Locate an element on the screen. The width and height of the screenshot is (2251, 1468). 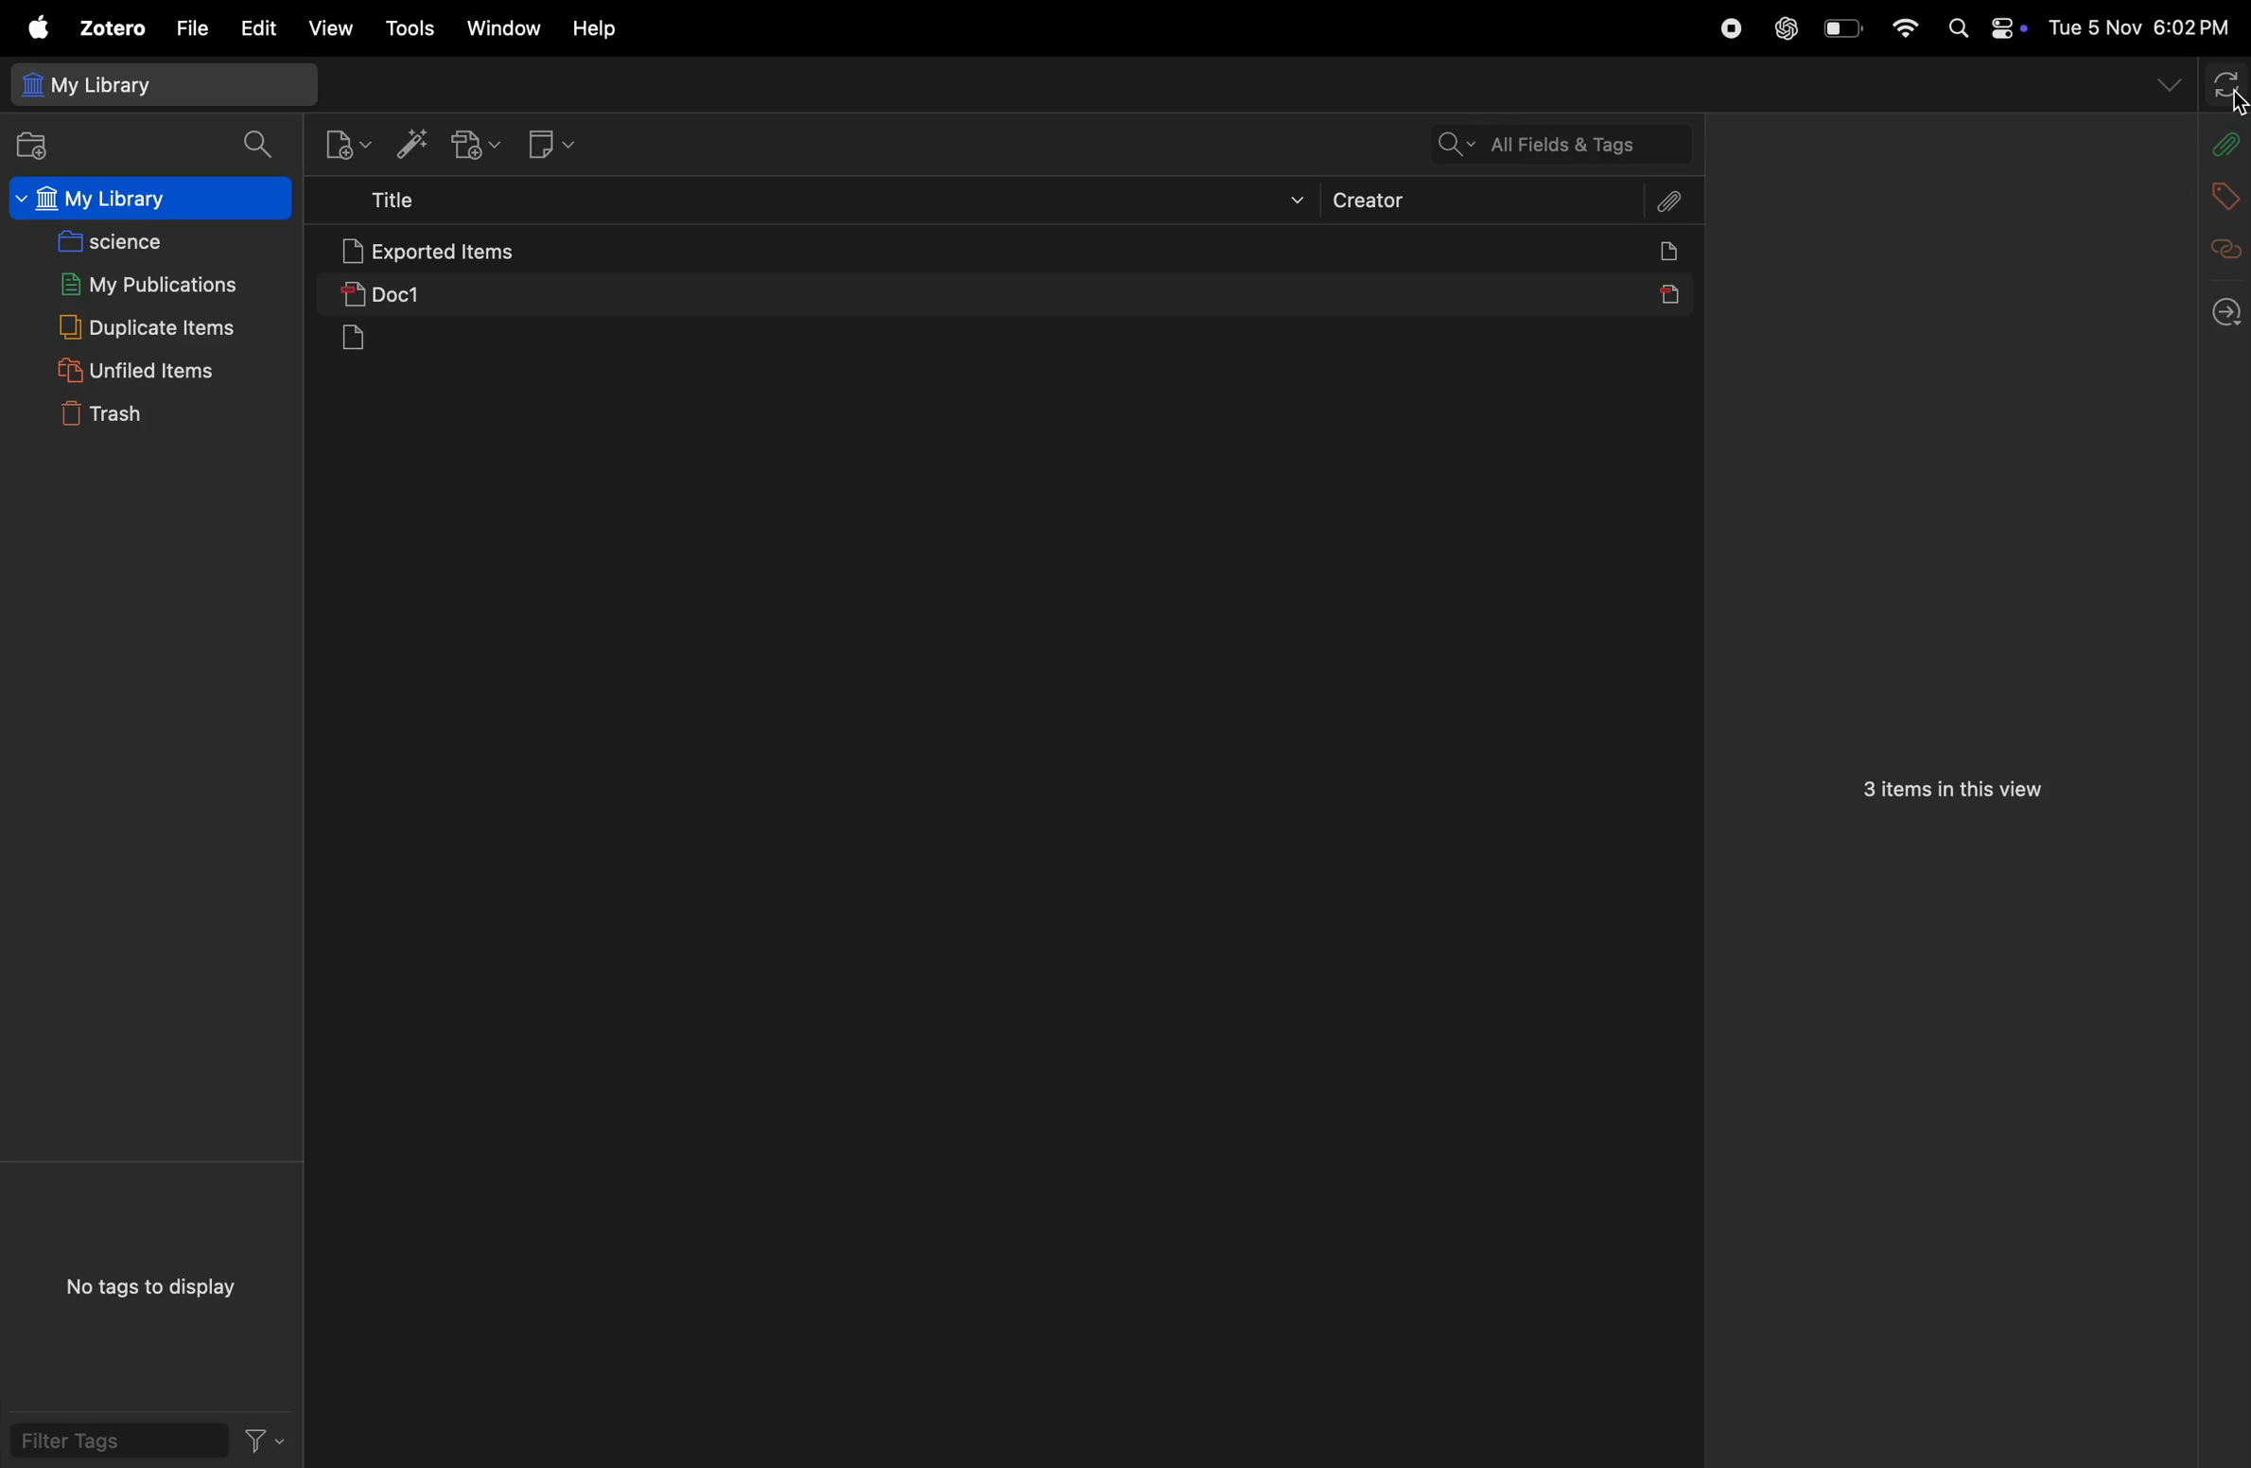
wifi is located at coordinates (1903, 27).